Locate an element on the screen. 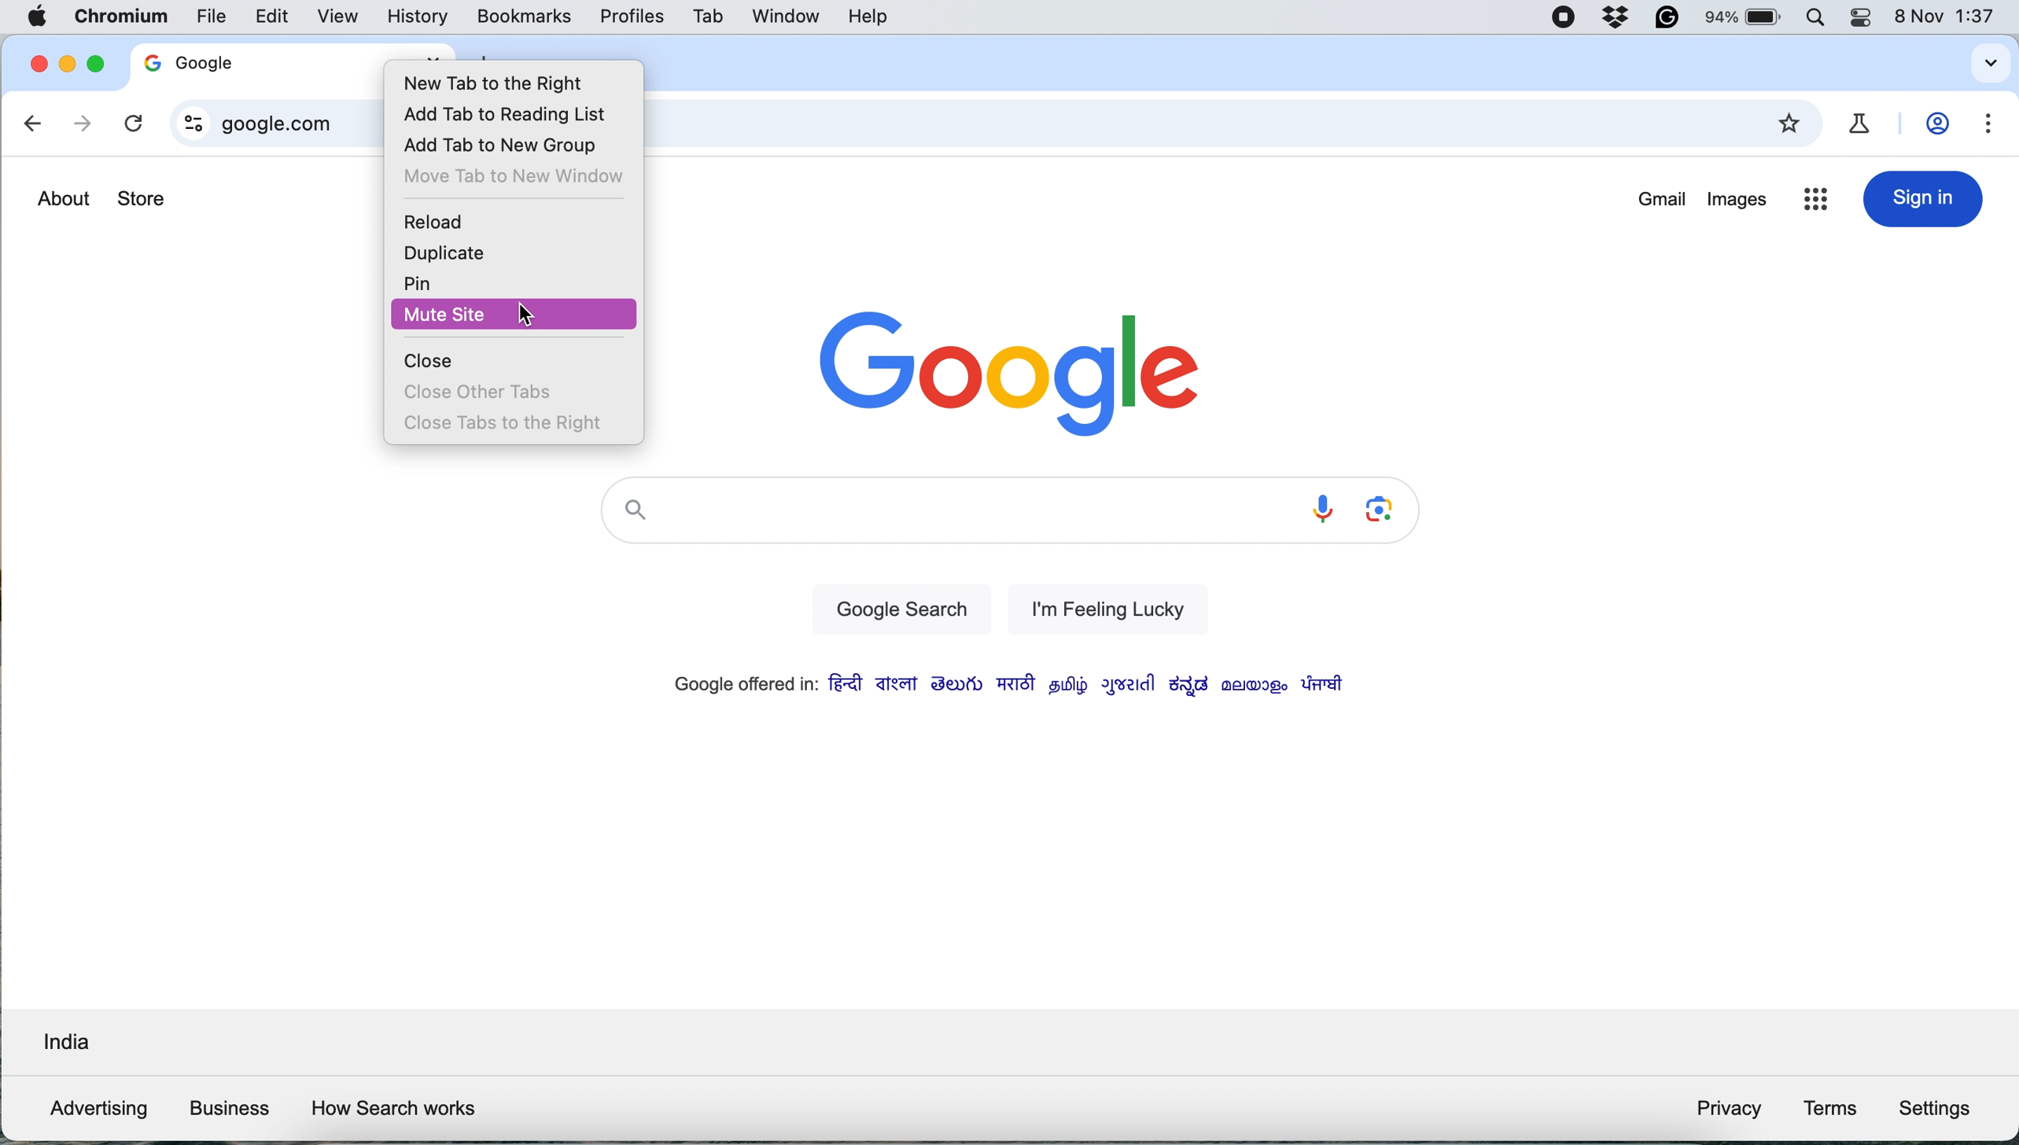 The height and width of the screenshot is (1145, 2019). go back is located at coordinates (35, 126).